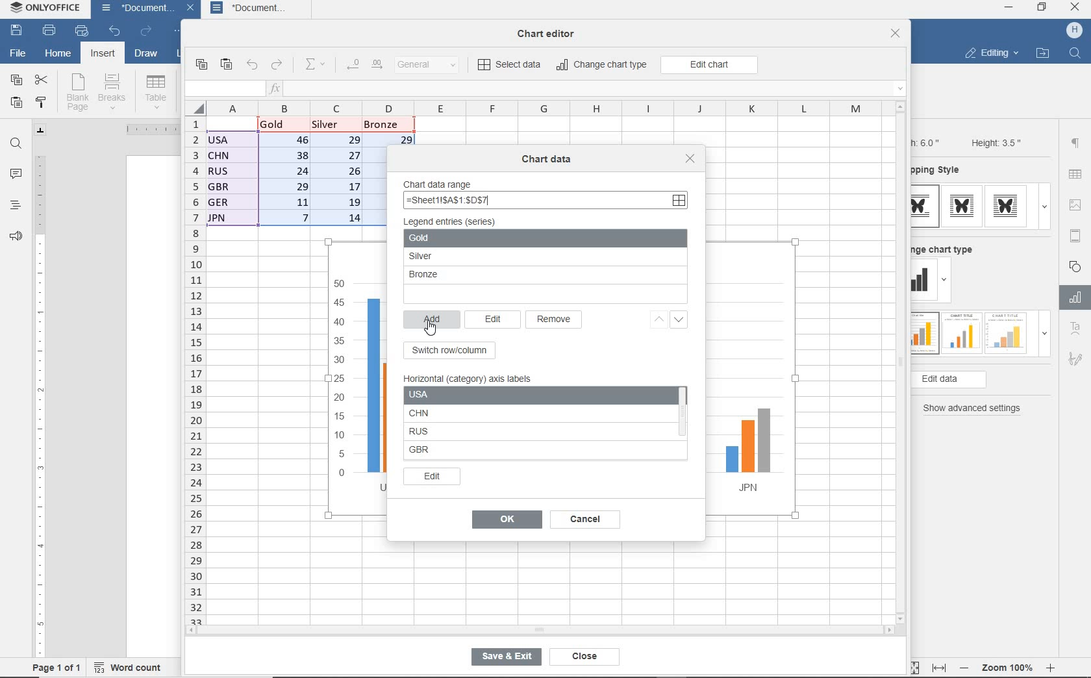 The width and height of the screenshot is (1091, 678). Describe the element at coordinates (1042, 8) in the screenshot. I see `restore down` at that location.